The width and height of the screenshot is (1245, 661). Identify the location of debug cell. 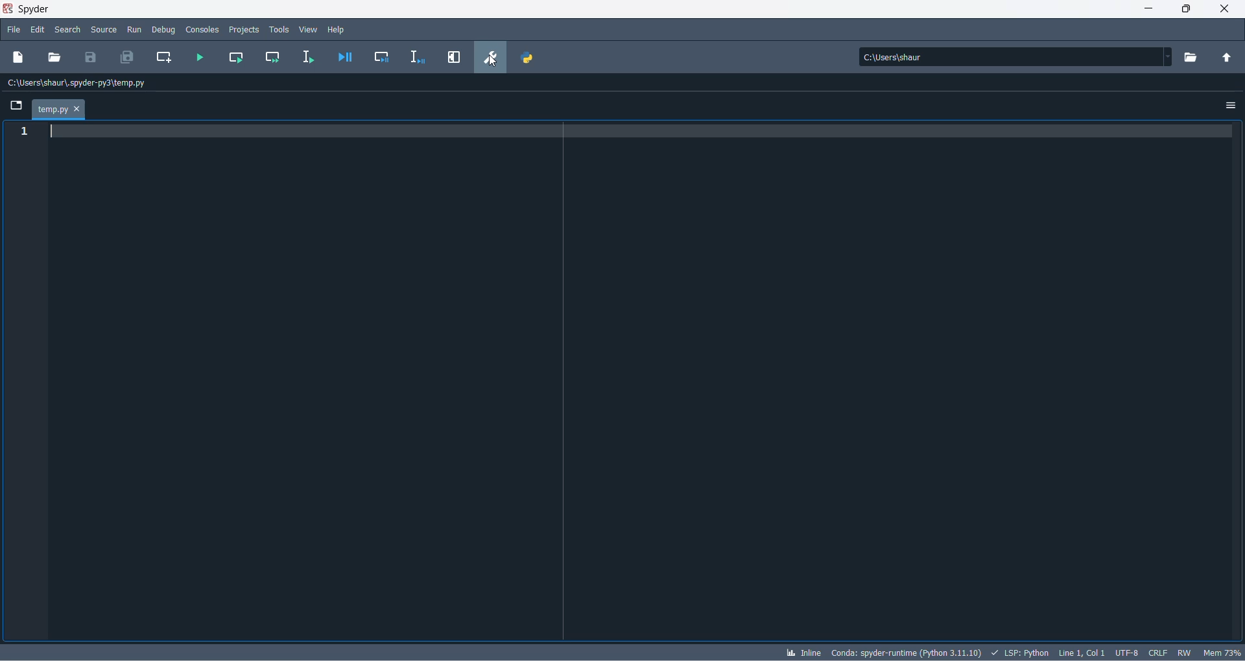
(383, 58).